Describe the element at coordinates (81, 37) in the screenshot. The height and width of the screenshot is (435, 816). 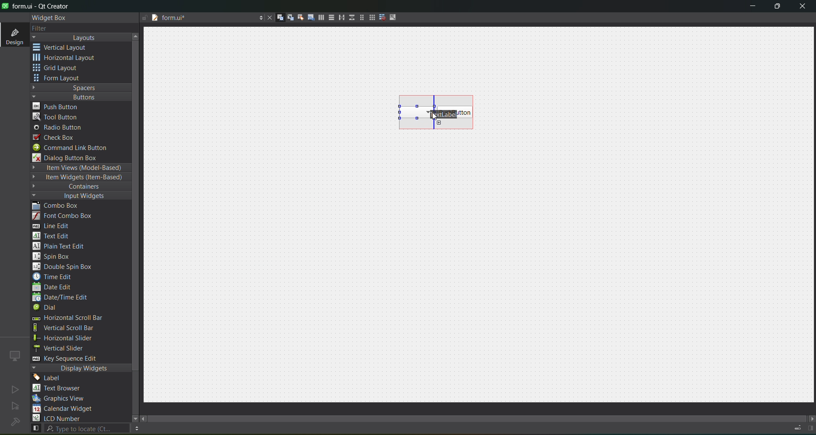
I see `layouts` at that location.